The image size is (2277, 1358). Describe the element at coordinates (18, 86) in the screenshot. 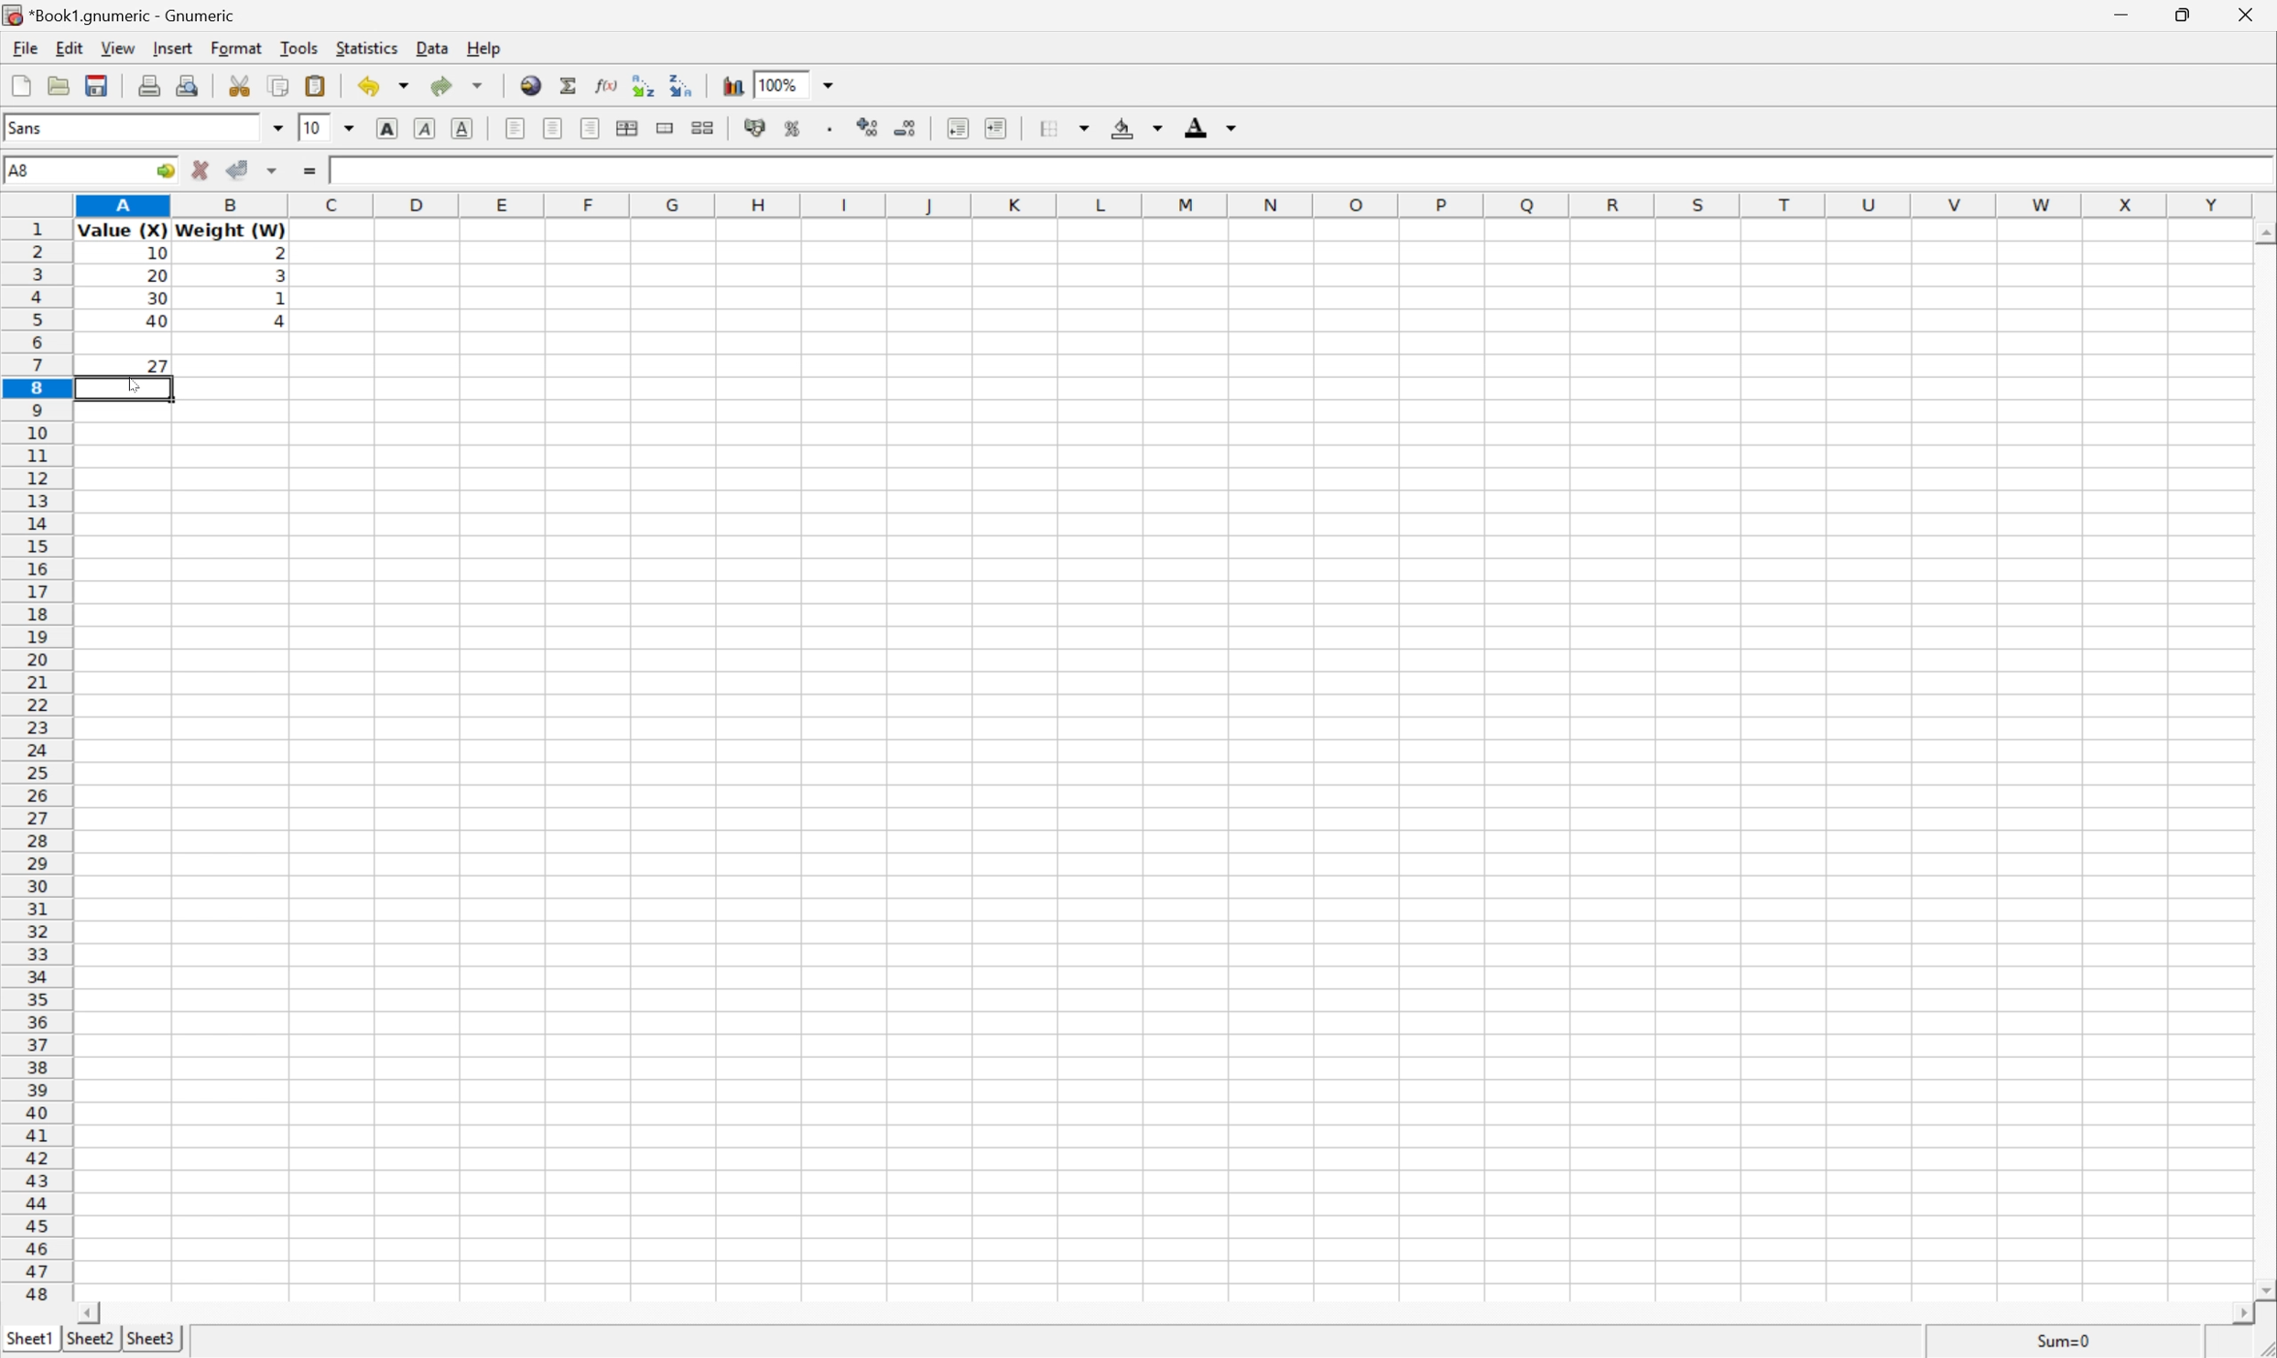

I see `Create a workbook` at that location.